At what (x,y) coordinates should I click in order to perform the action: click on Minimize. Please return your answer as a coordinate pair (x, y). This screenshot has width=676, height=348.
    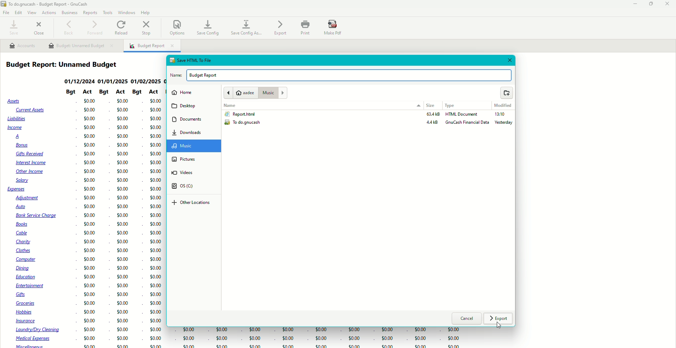
    Looking at the image, I should click on (633, 4).